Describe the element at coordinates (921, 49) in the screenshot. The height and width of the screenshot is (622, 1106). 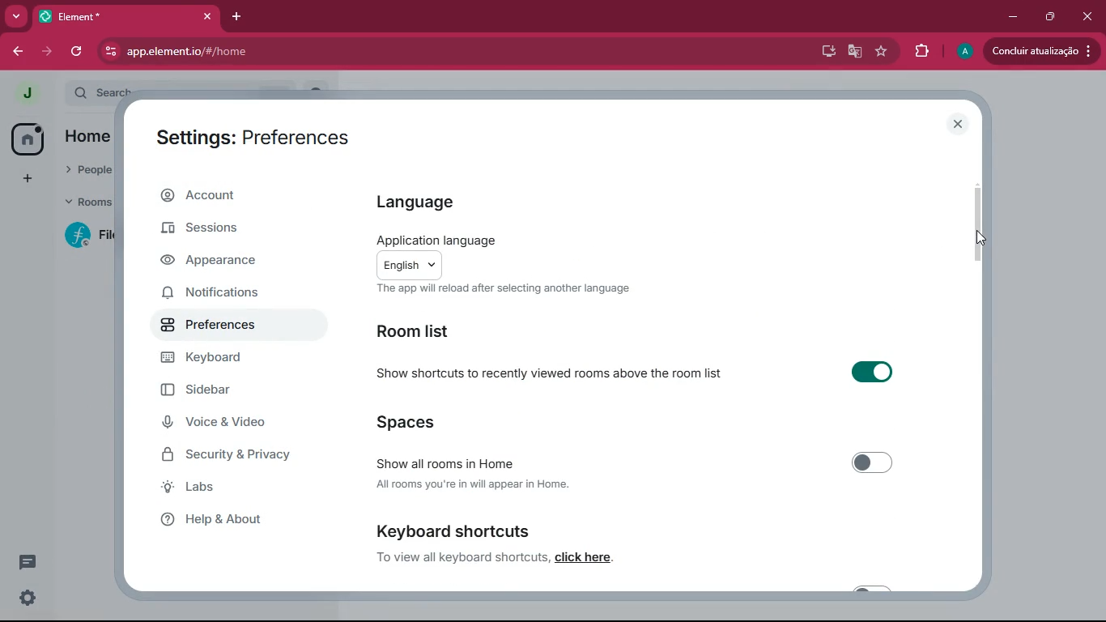
I see `extensions` at that location.